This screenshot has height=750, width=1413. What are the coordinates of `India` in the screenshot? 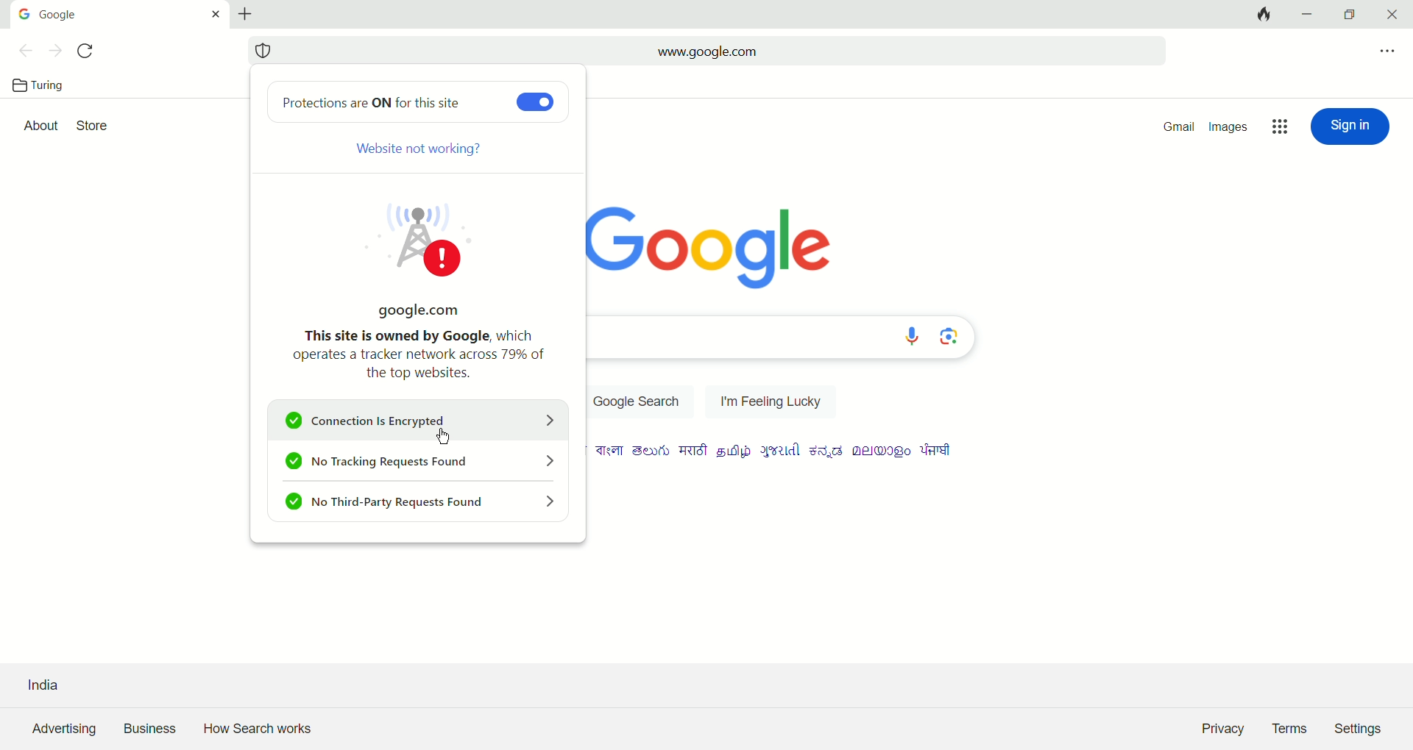 It's located at (44, 676).